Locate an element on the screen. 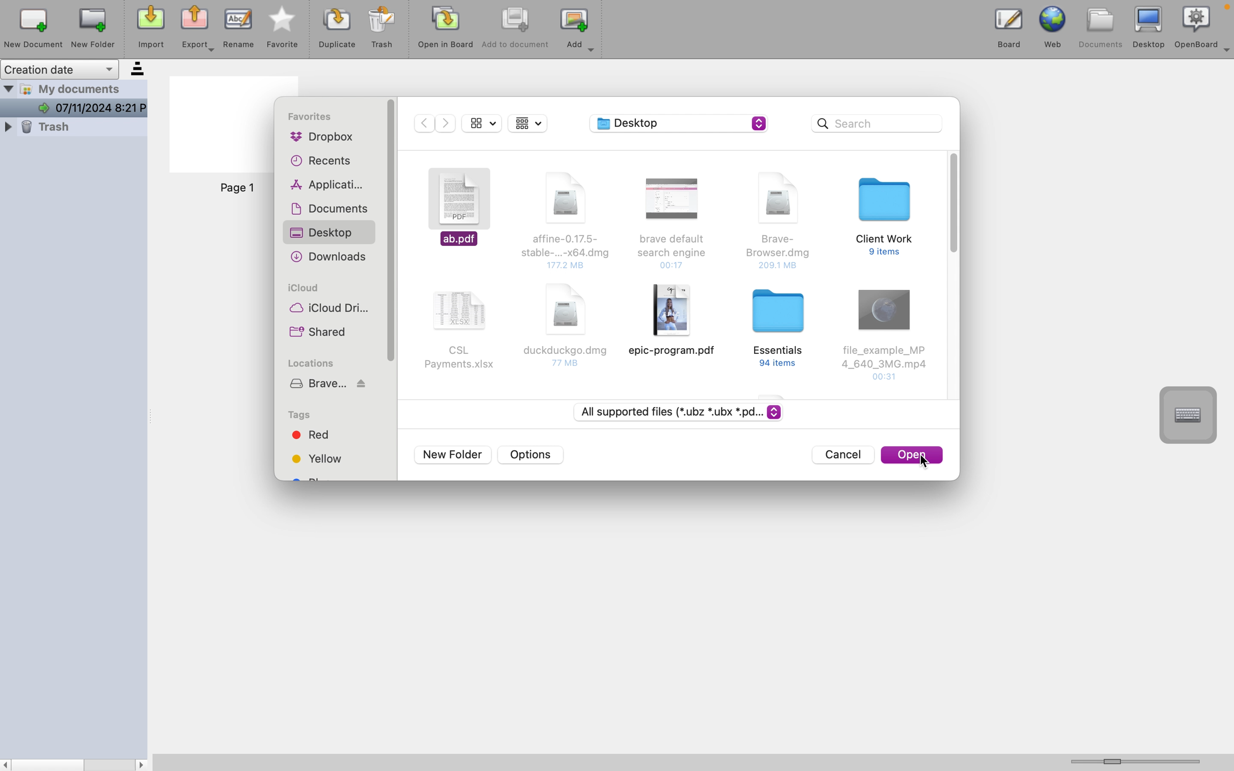 Image resolution: width=1234 pixels, height=771 pixels. search is located at coordinates (878, 124).